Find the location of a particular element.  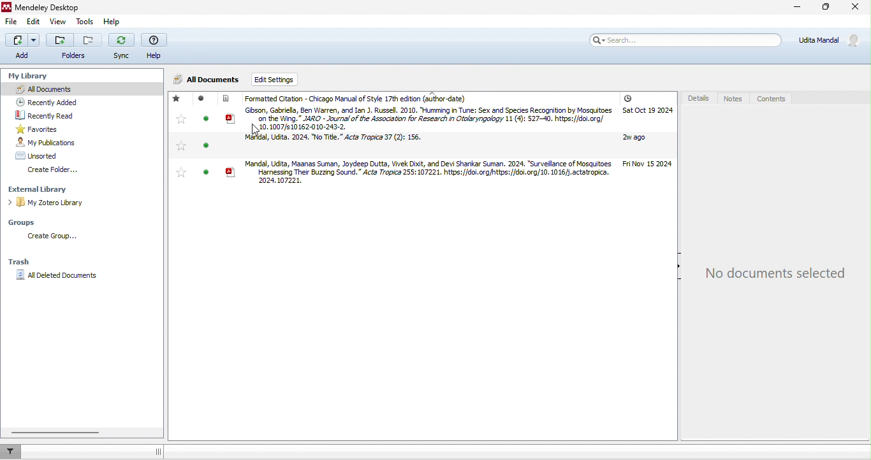

file is located at coordinates (14, 24).